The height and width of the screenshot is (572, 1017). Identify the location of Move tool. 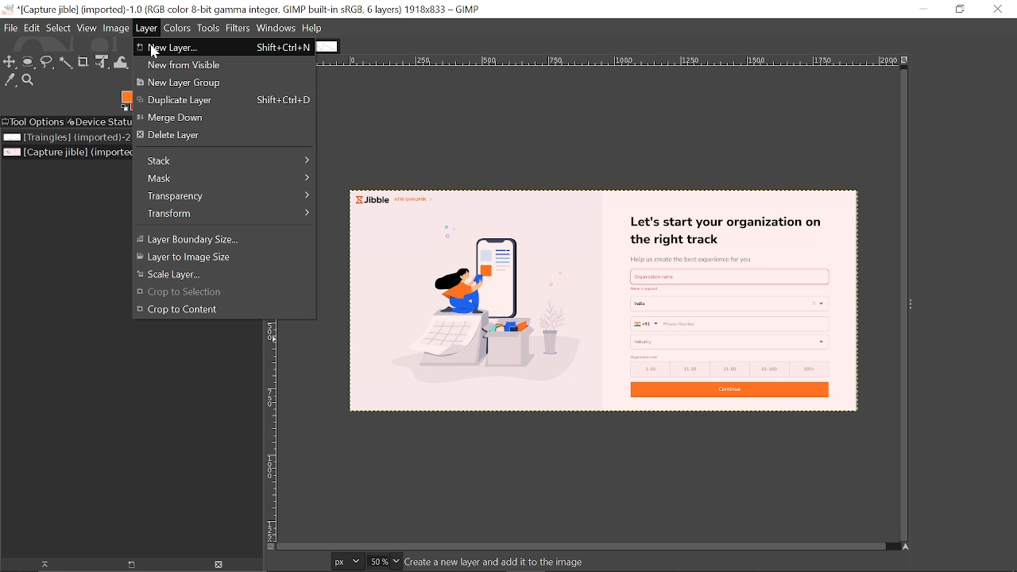
(10, 62).